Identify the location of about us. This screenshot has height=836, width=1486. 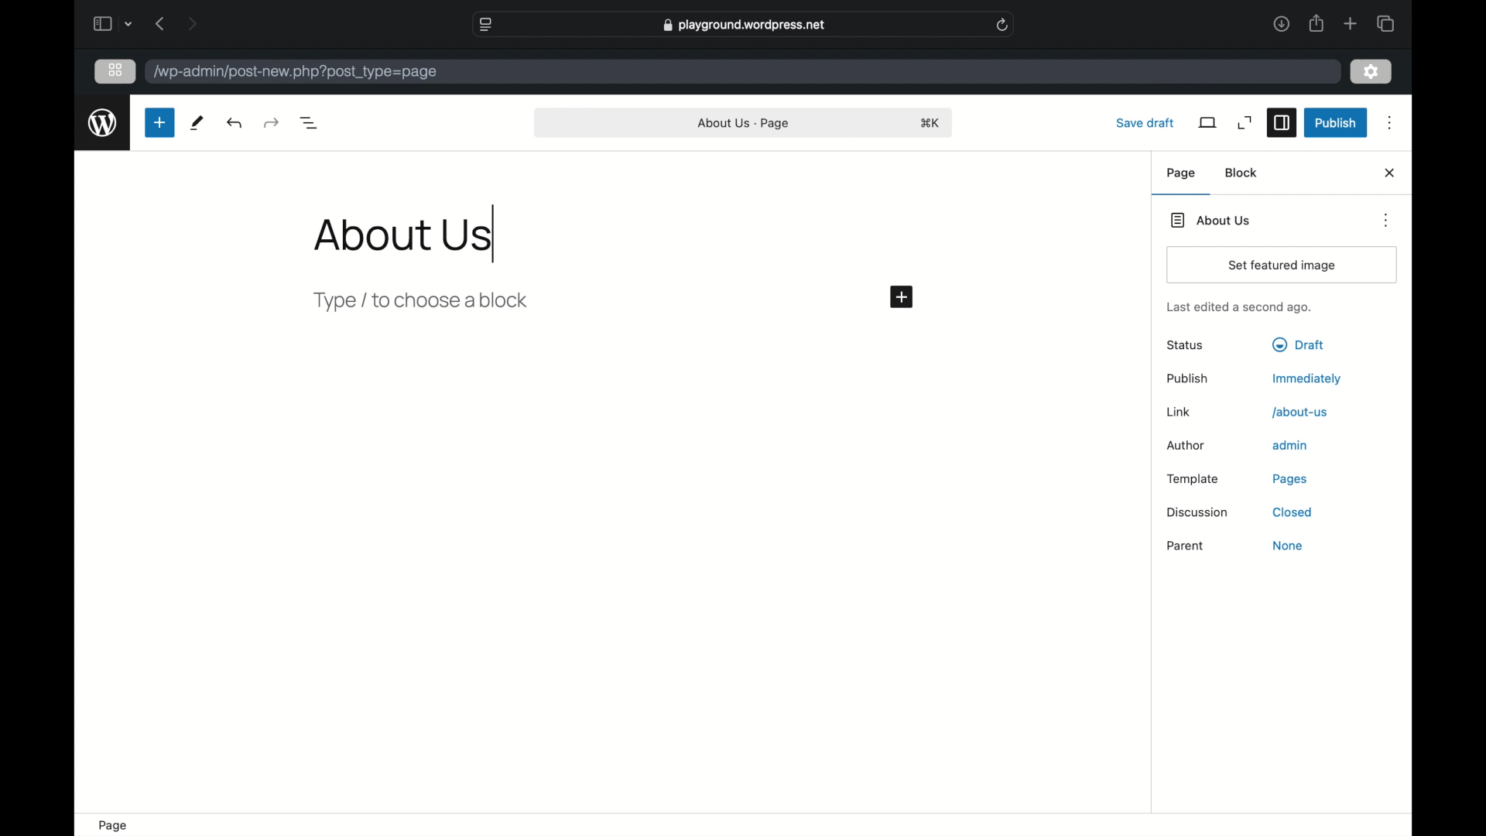
(1212, 220).